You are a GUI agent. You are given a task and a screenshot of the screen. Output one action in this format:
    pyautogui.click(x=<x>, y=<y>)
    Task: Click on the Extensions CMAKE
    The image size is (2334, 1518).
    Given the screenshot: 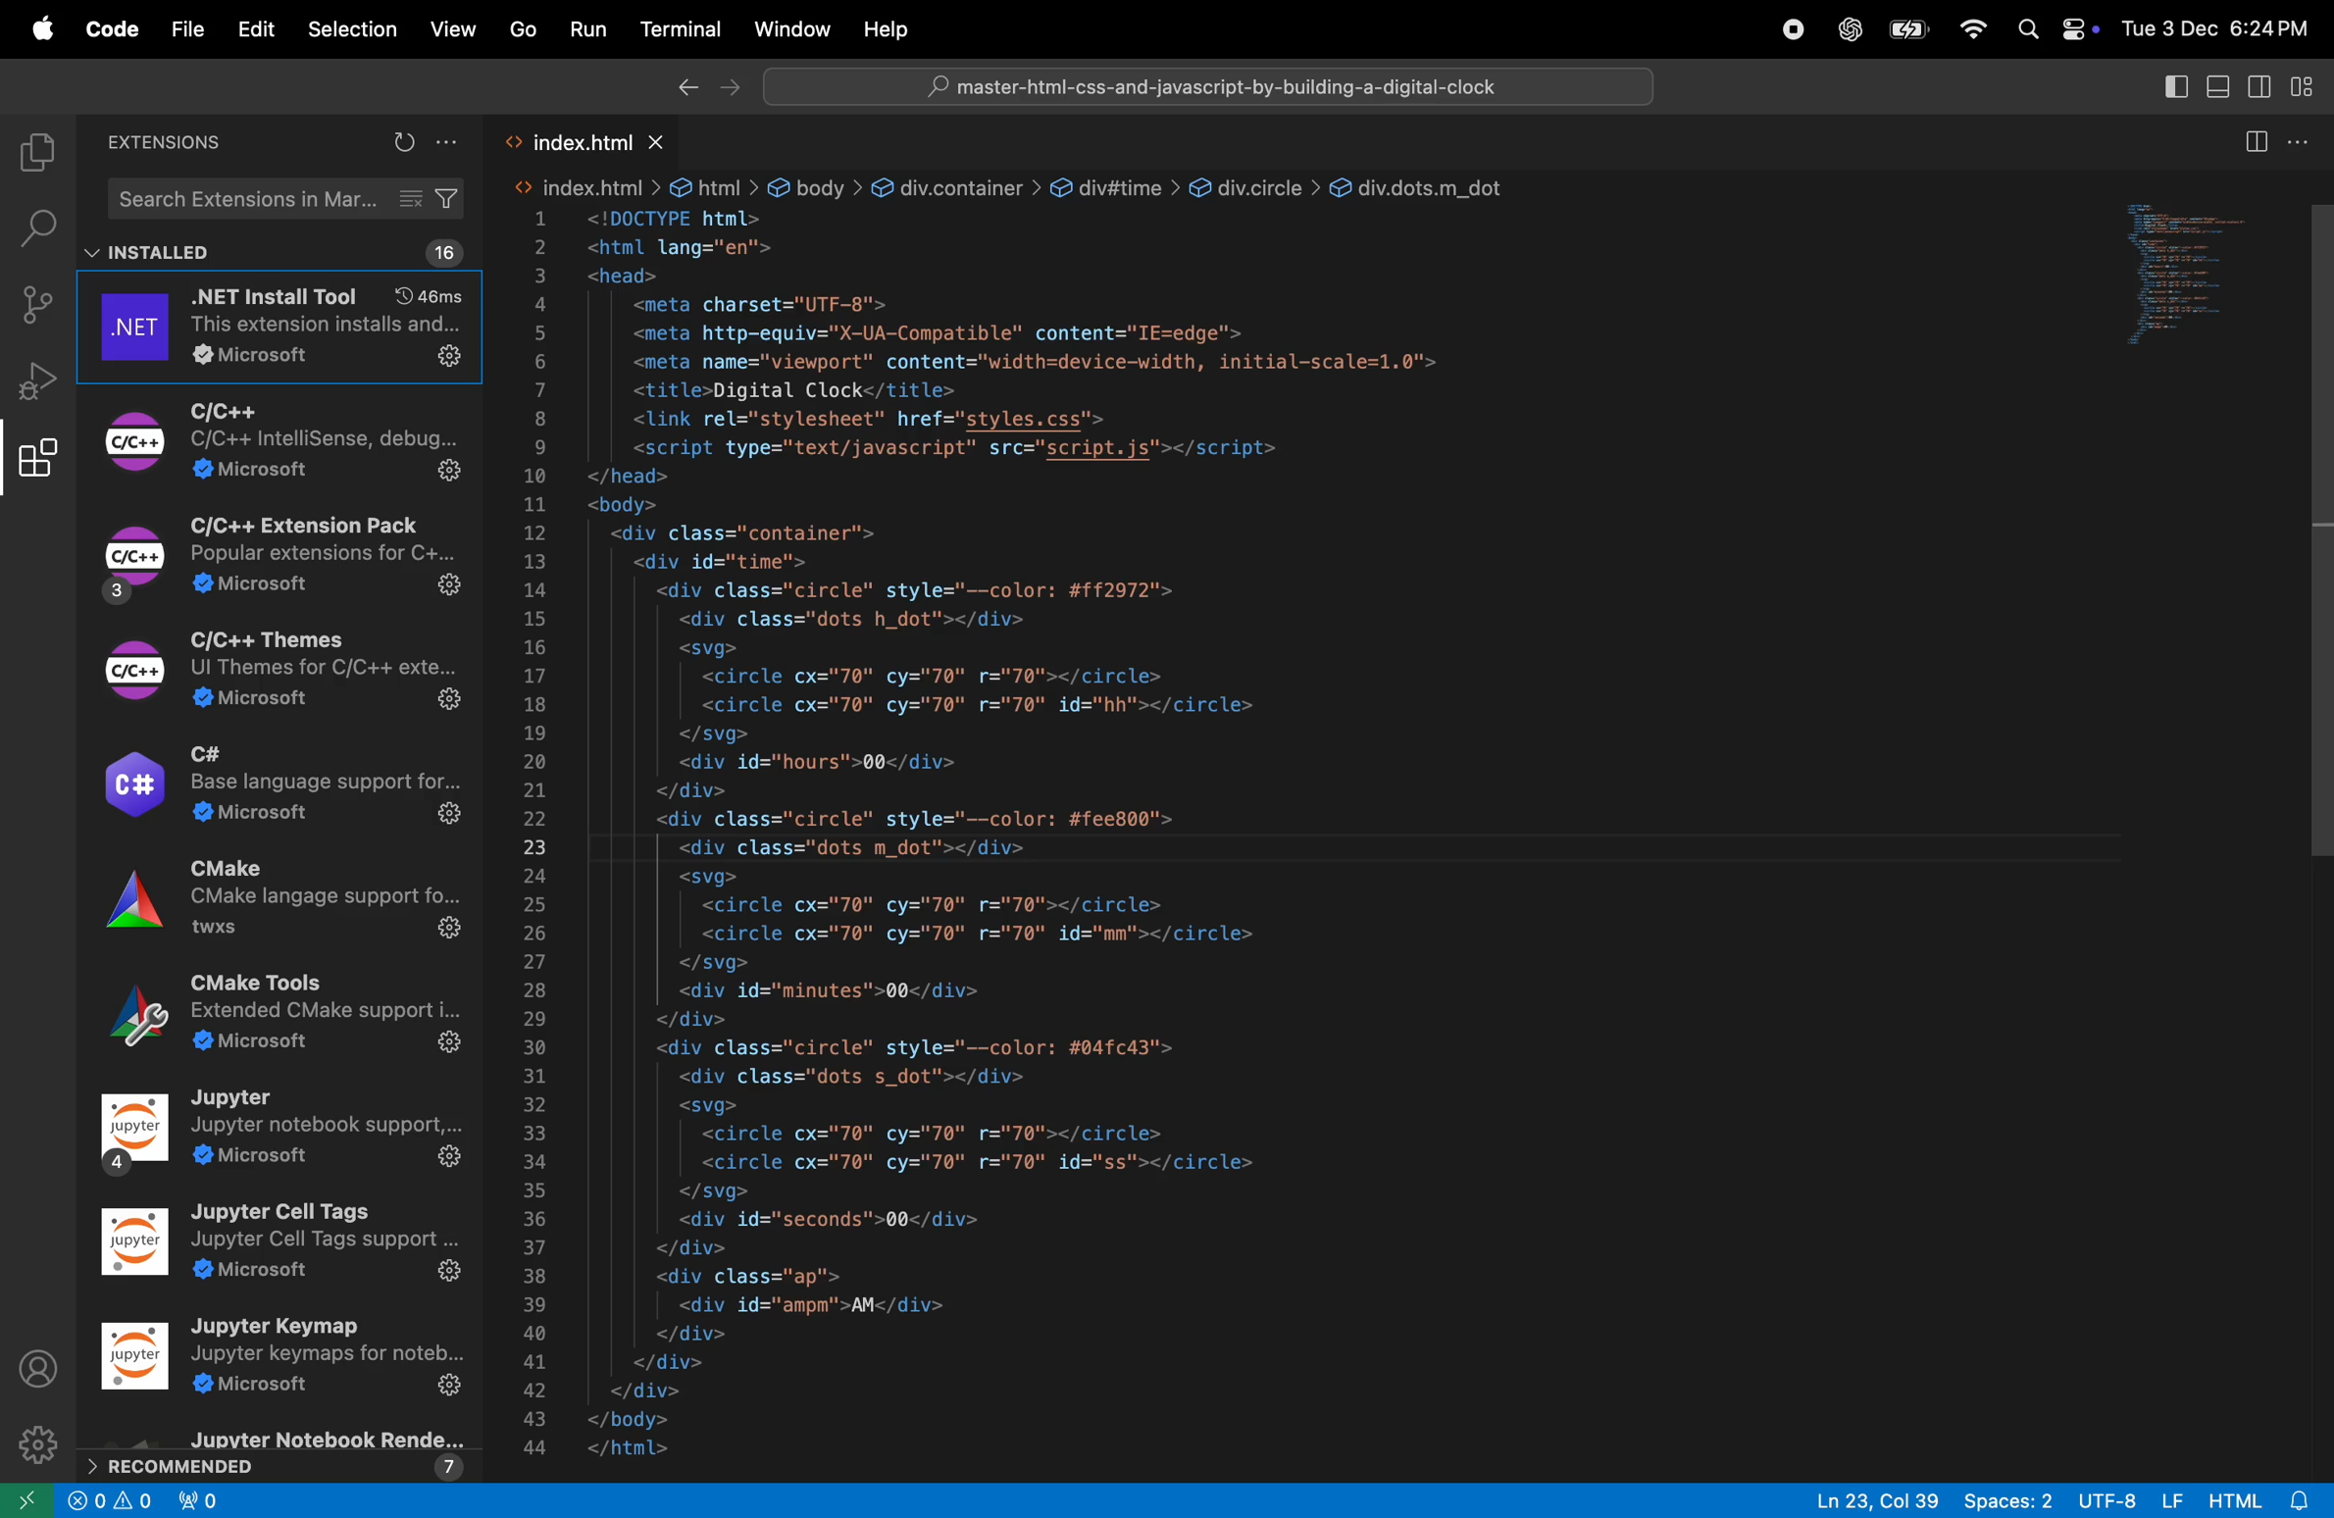 What is the action you would take?
    pyautogui.click(x=280, y=907)
    